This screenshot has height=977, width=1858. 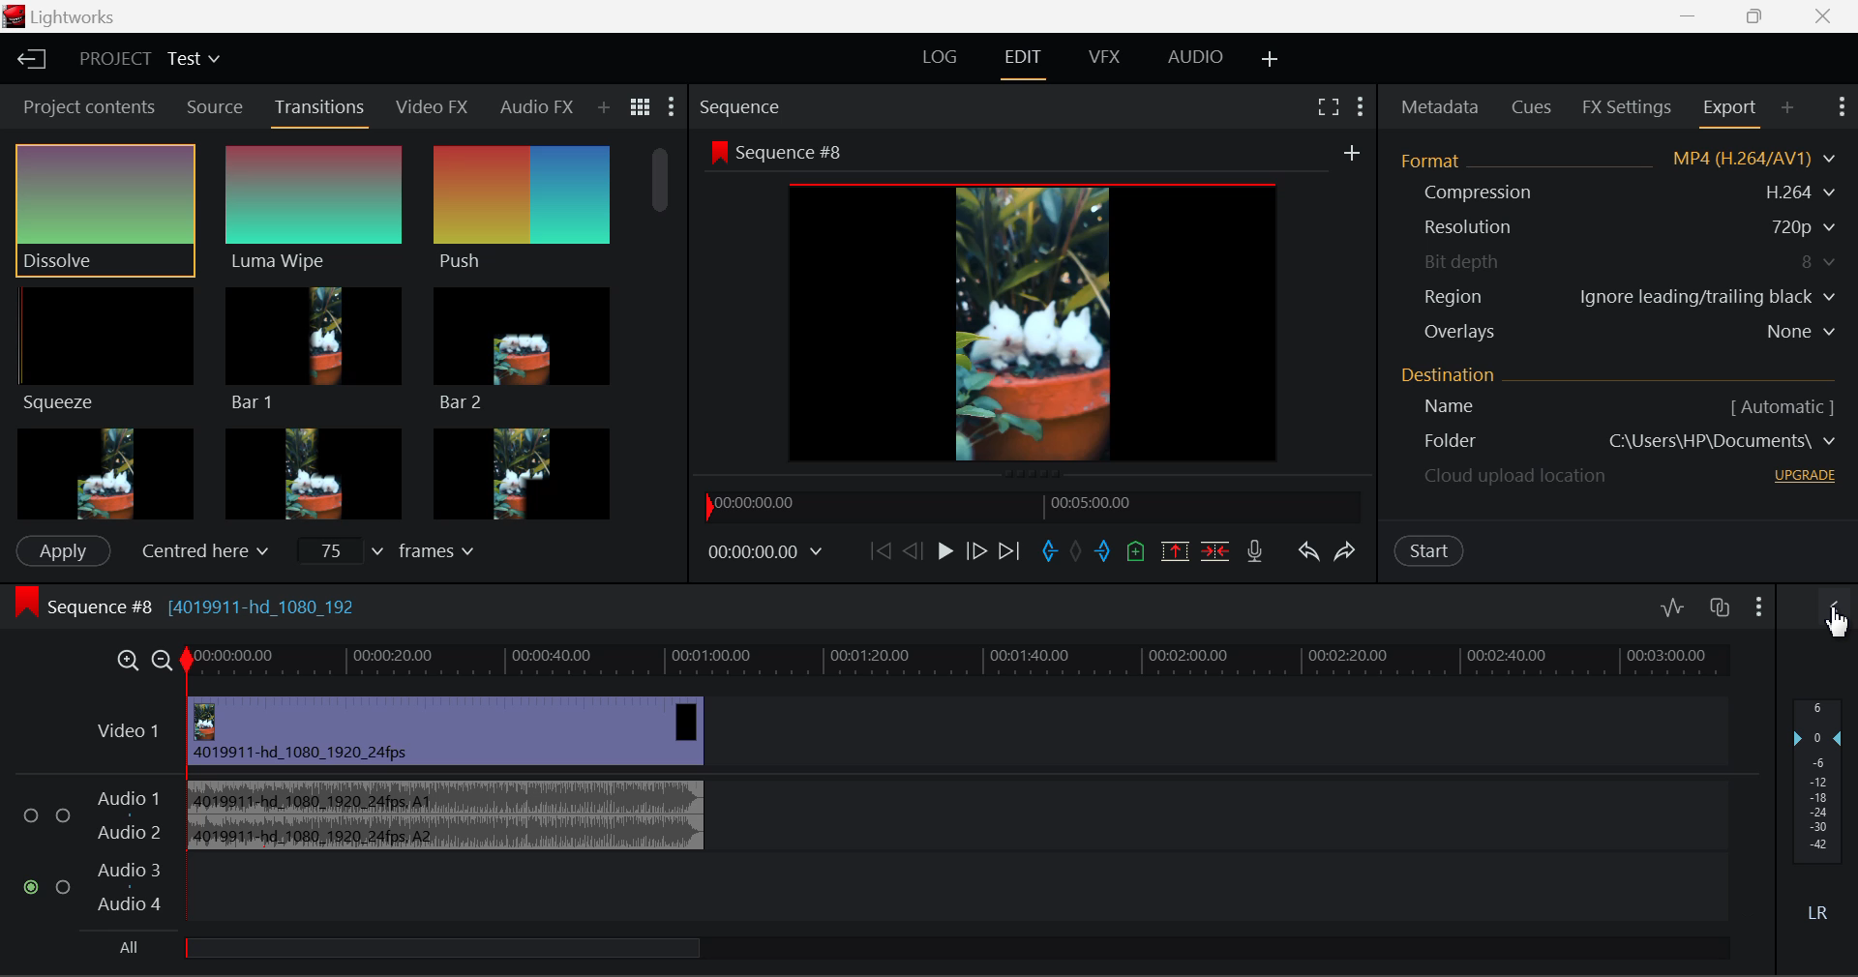 I want to click on Decibel Level, so click(x=1821, y=811).